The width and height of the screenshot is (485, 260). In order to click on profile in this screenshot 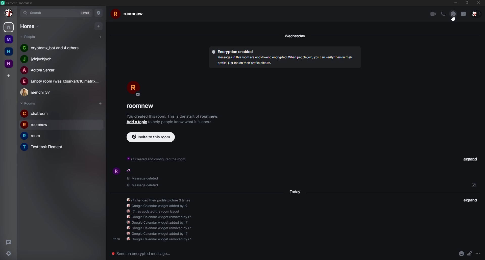, I will do `click(134, 88)`.